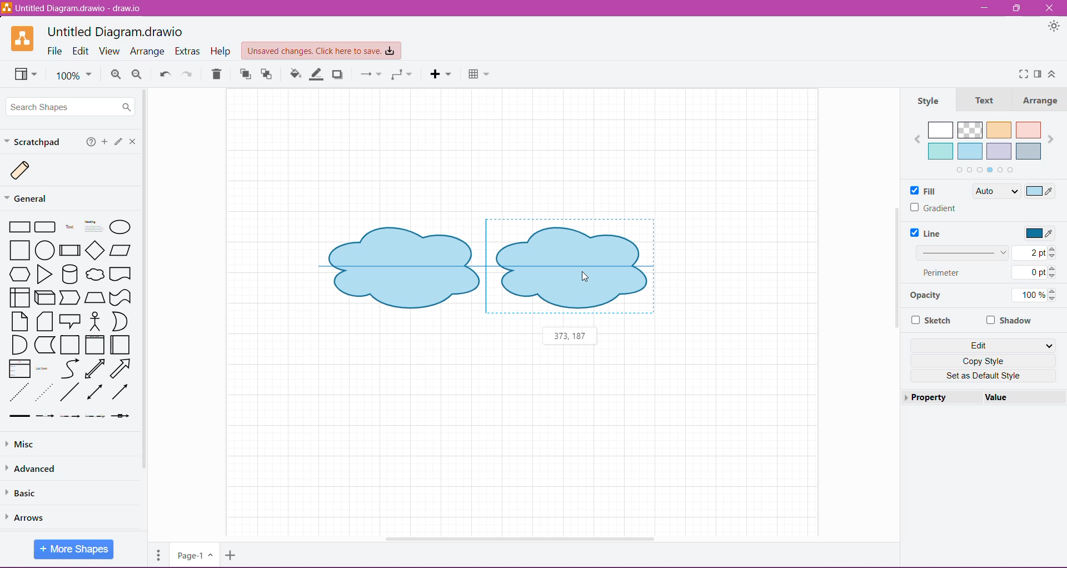  What do you see at coordinates (895, 273) in the screenshot?
I see `Vertical Scroll Bar` at bounding box center [895, 273].